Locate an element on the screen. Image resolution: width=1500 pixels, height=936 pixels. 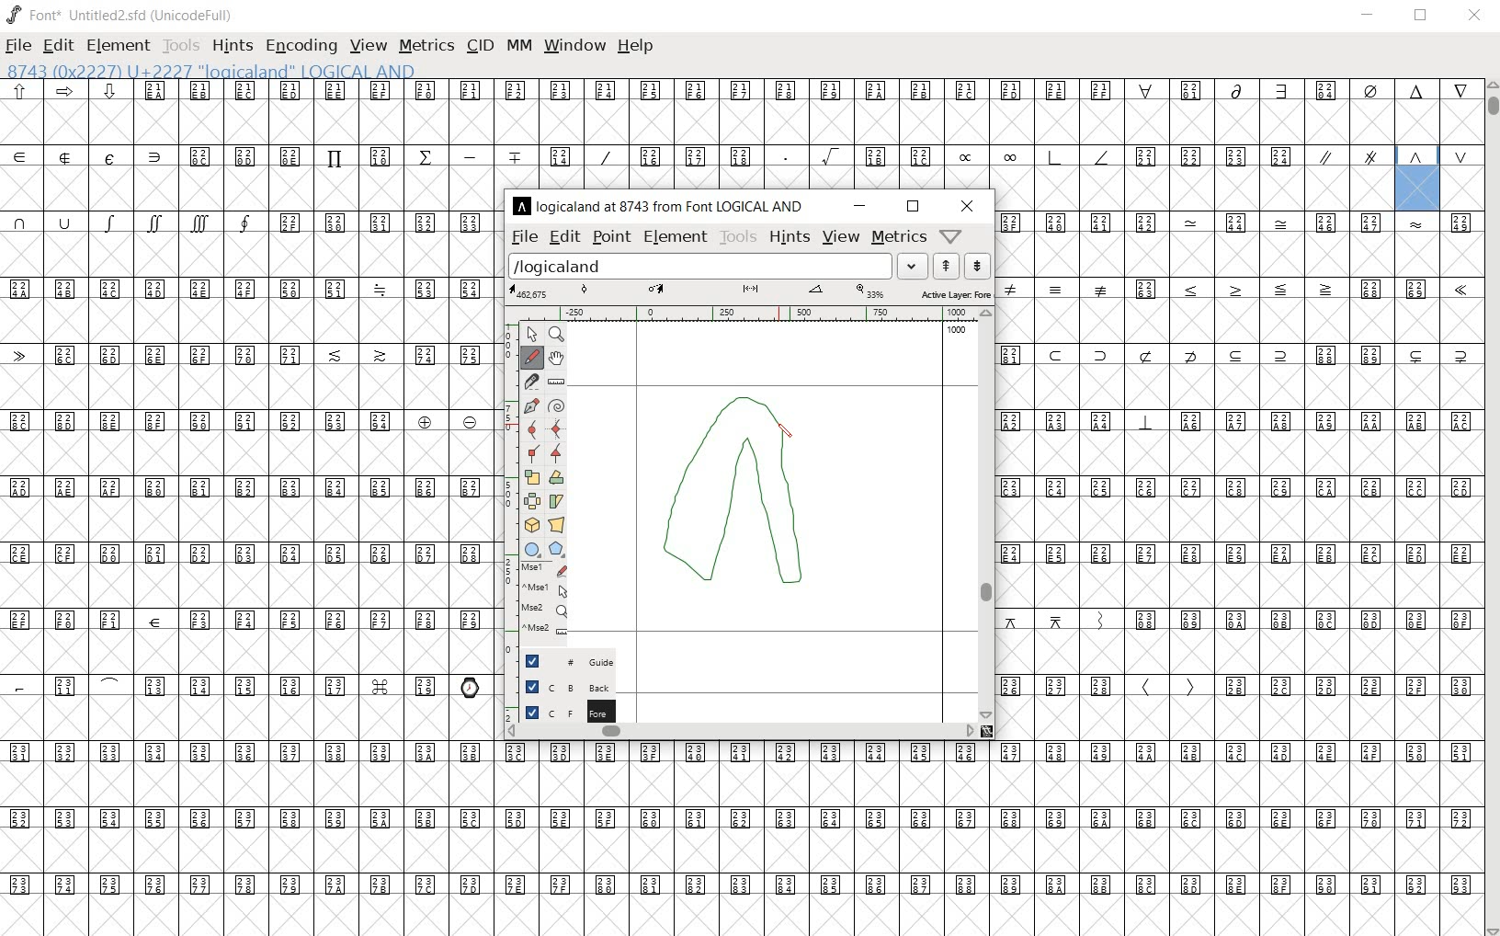
mm is located at coordinates (518, 43).